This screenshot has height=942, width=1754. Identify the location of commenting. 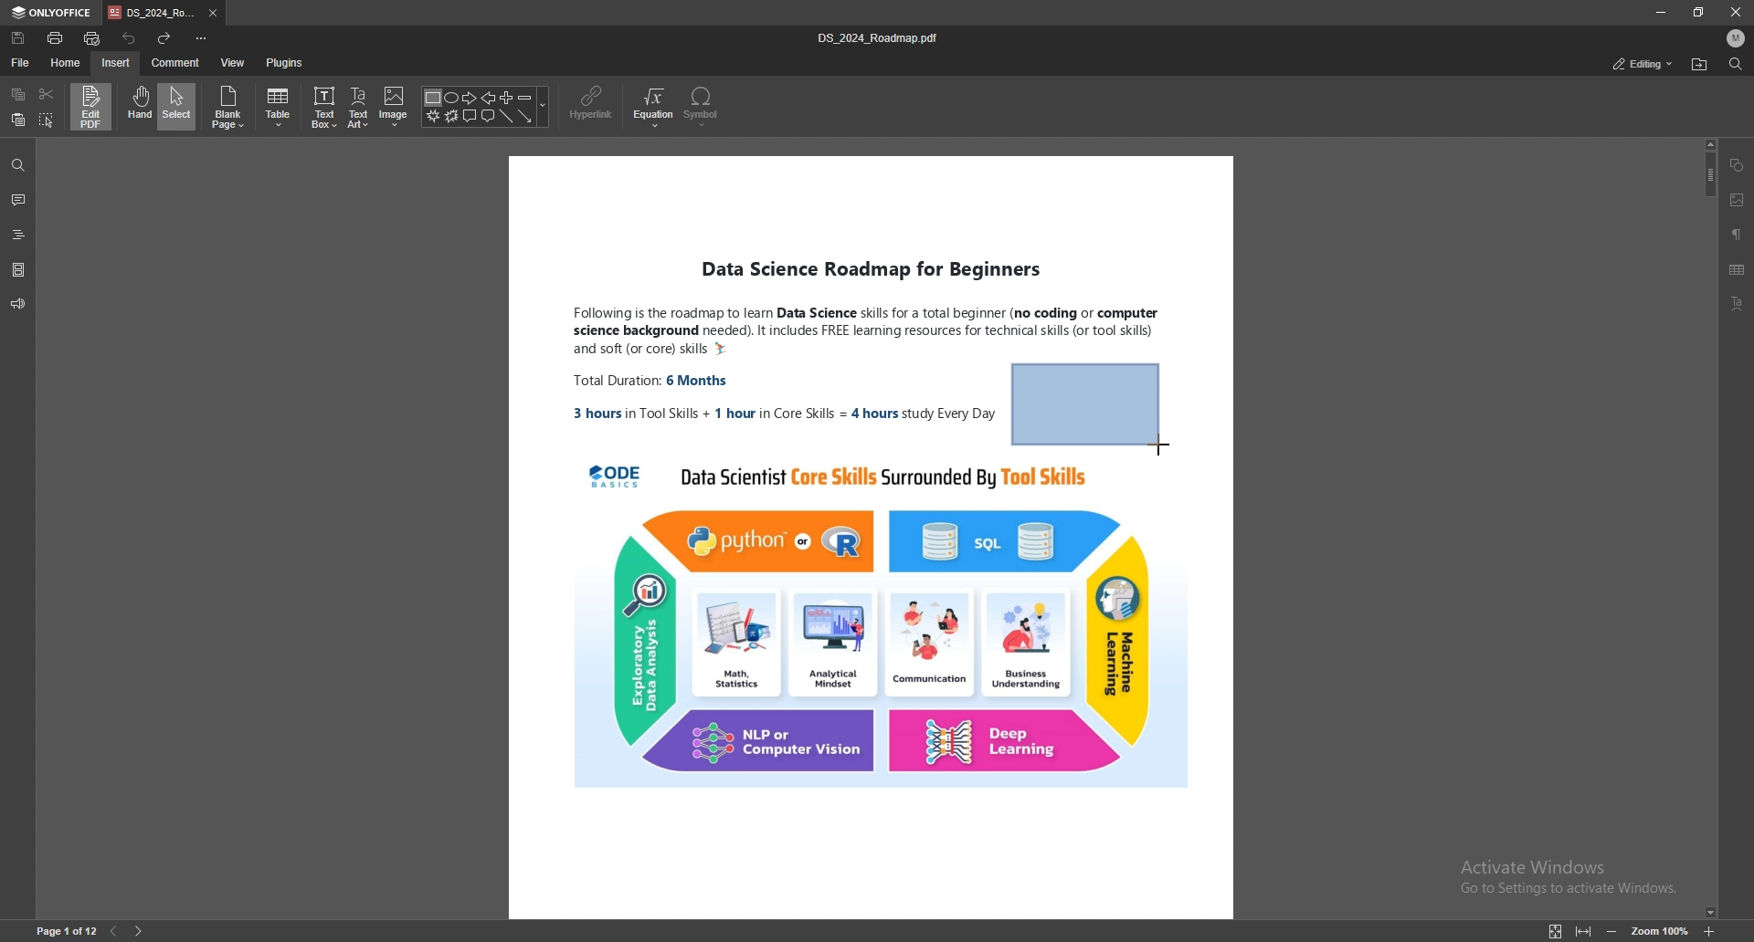
(1629, 63).